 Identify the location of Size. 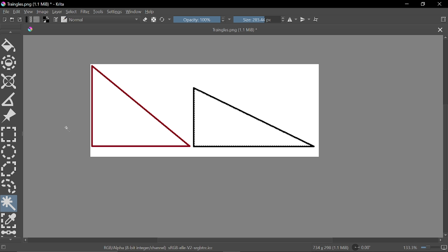
(256, 19).